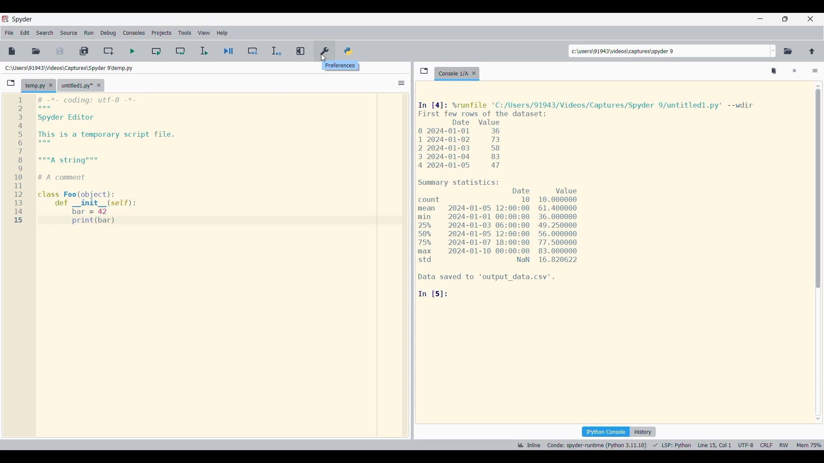 The height and width of the screenshot is (463, 824). Describe the element at coordinates (340, 66) in the screenshot. I see `Descriptions of current selection` at that location.